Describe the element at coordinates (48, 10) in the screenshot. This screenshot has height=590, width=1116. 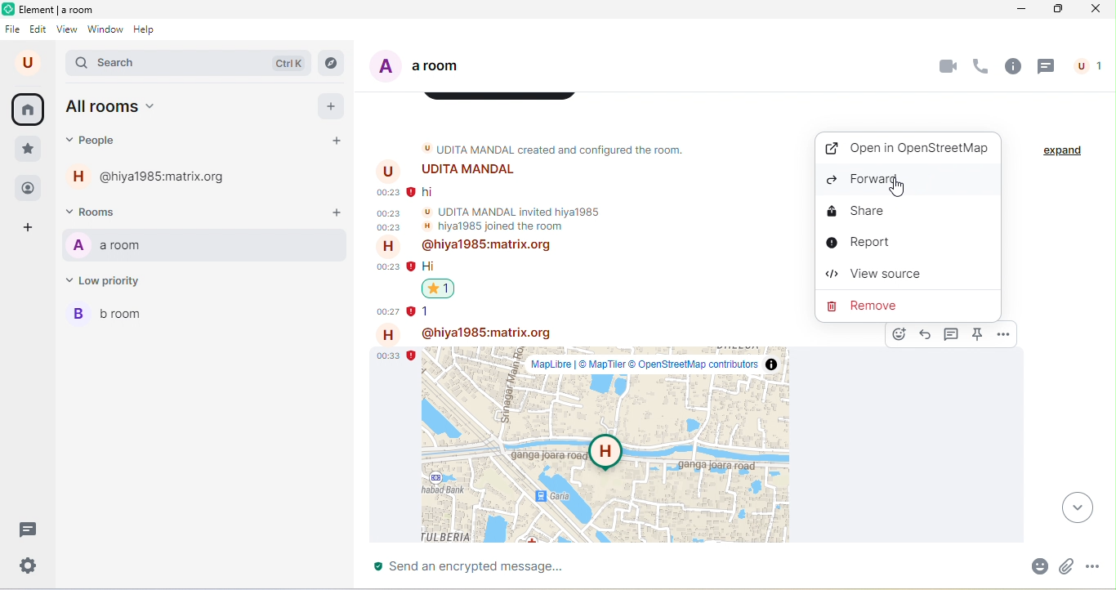
I see `title` at that location.